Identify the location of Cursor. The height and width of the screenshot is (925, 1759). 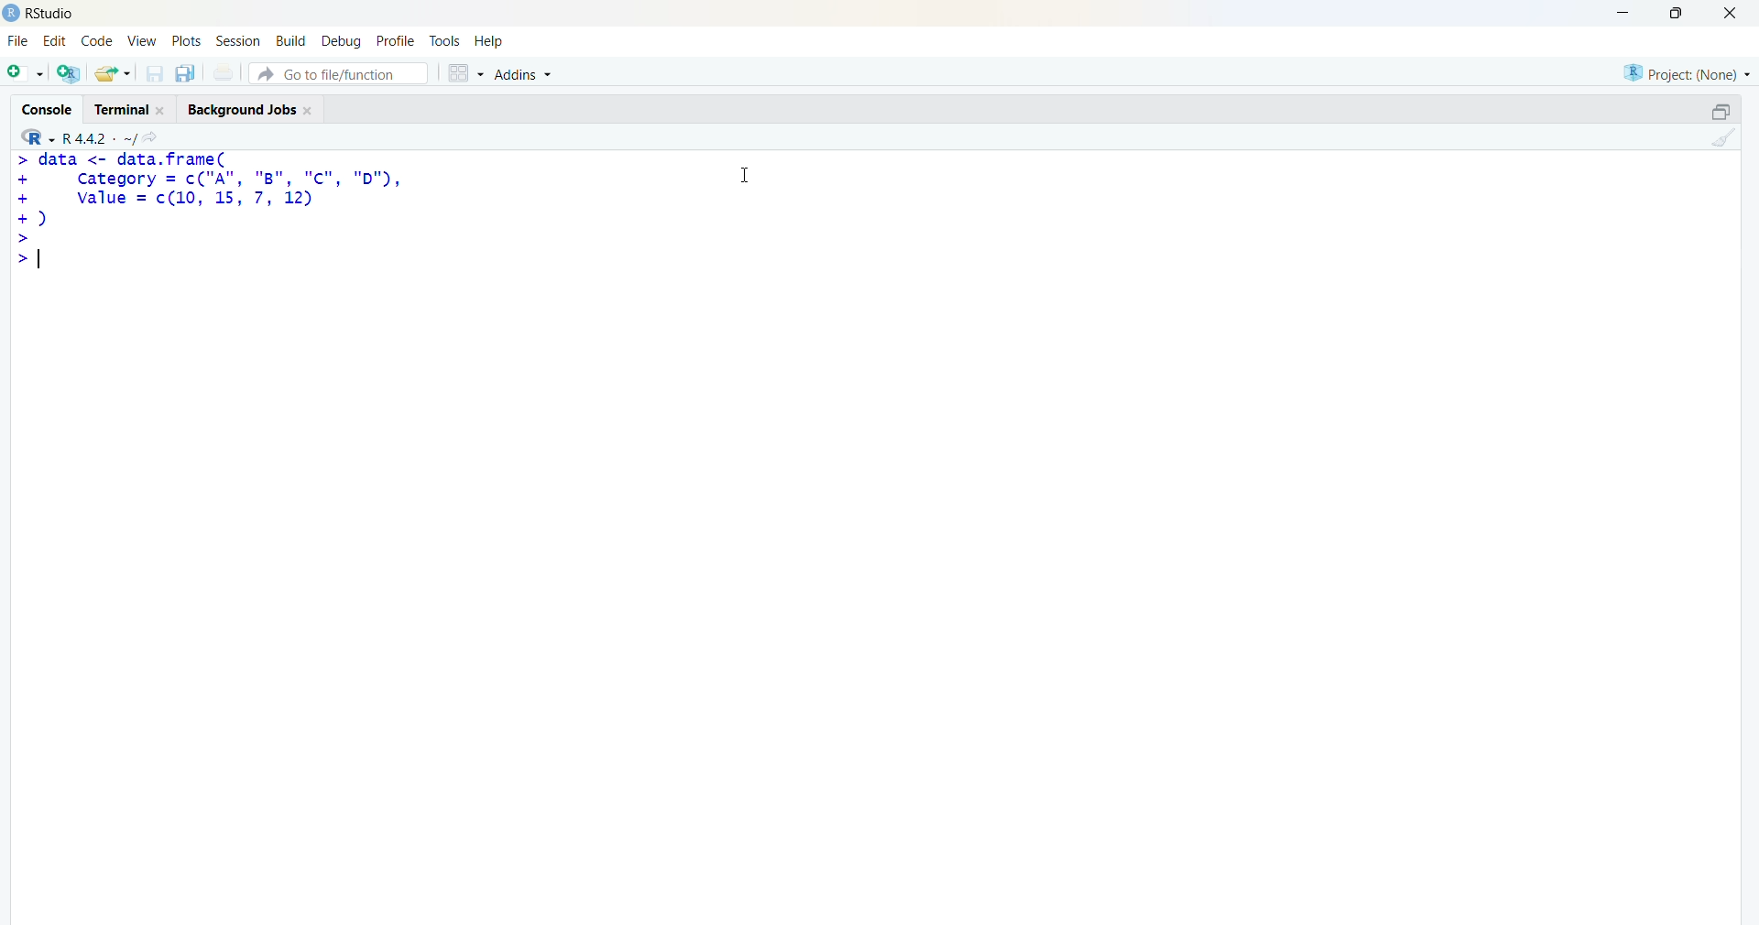
(746, 172).